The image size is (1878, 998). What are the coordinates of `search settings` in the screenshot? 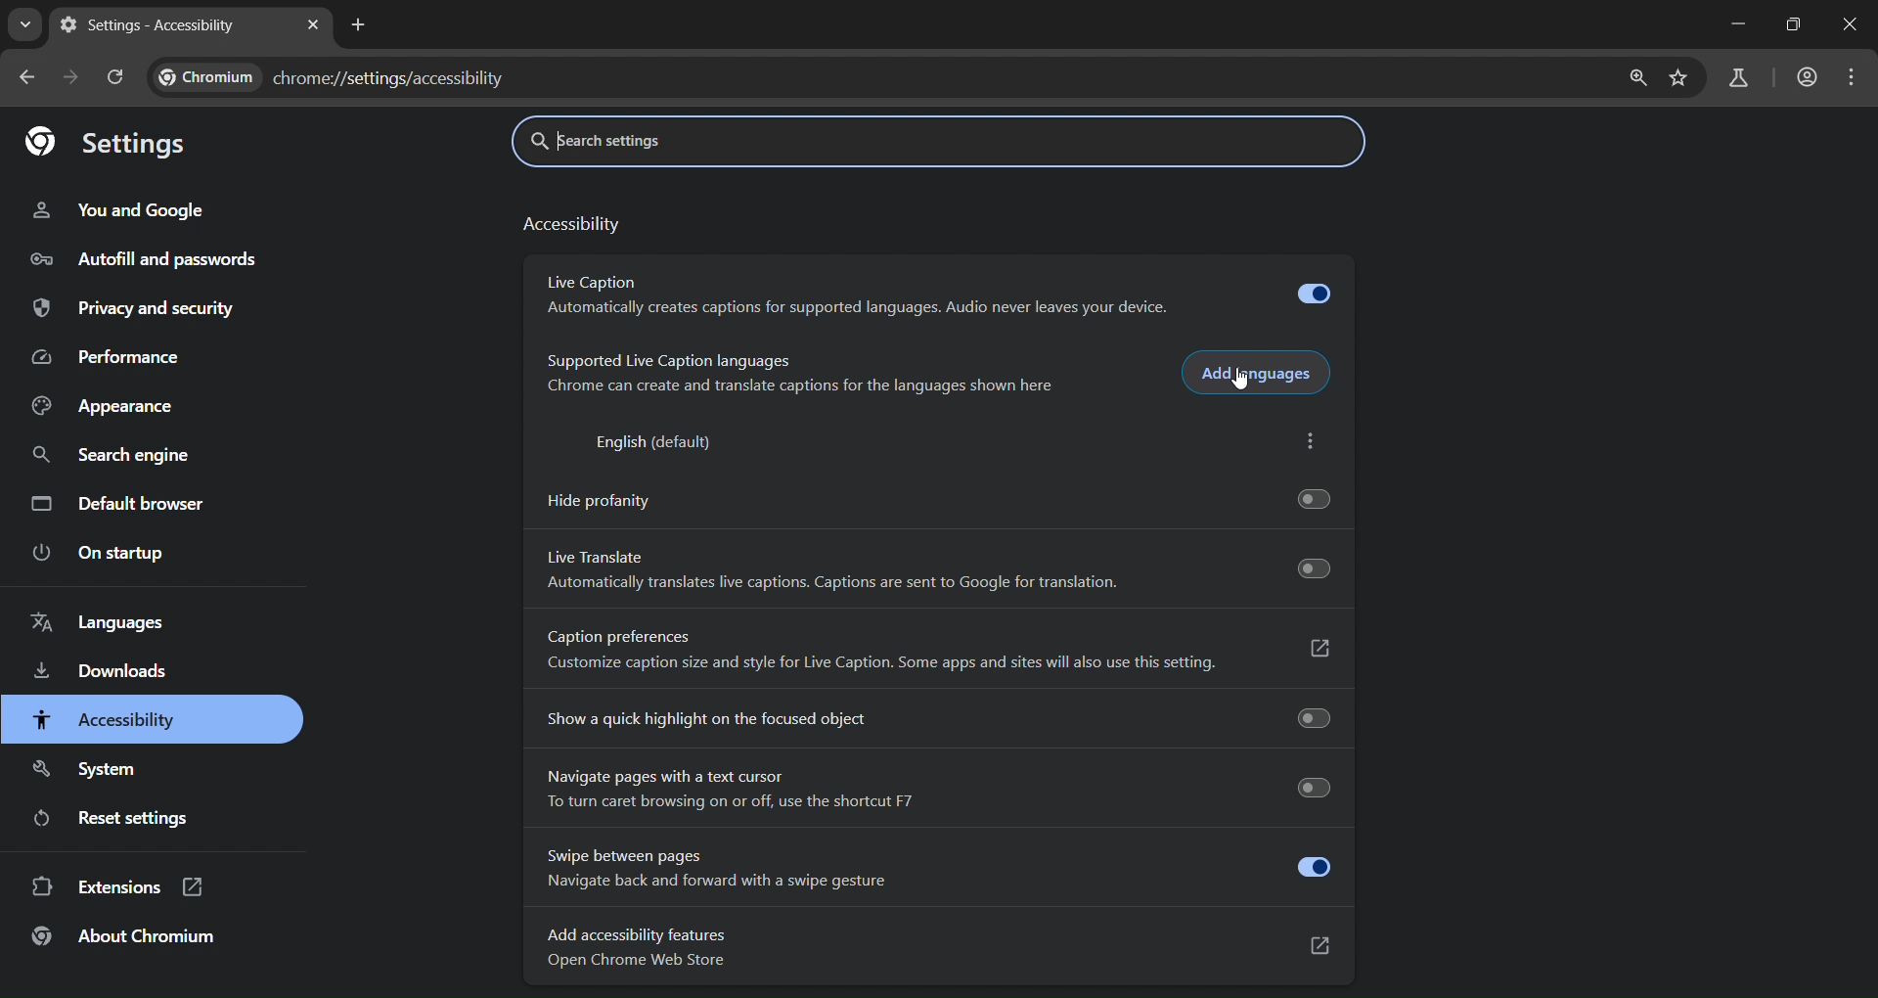 It's located at (662, 138).